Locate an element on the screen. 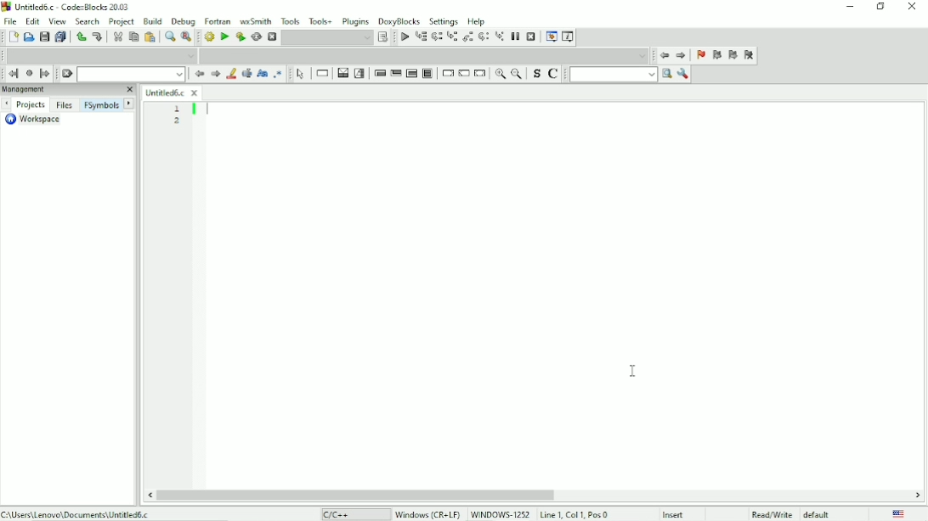  Step into instruction is located at coordinates (500, 37).